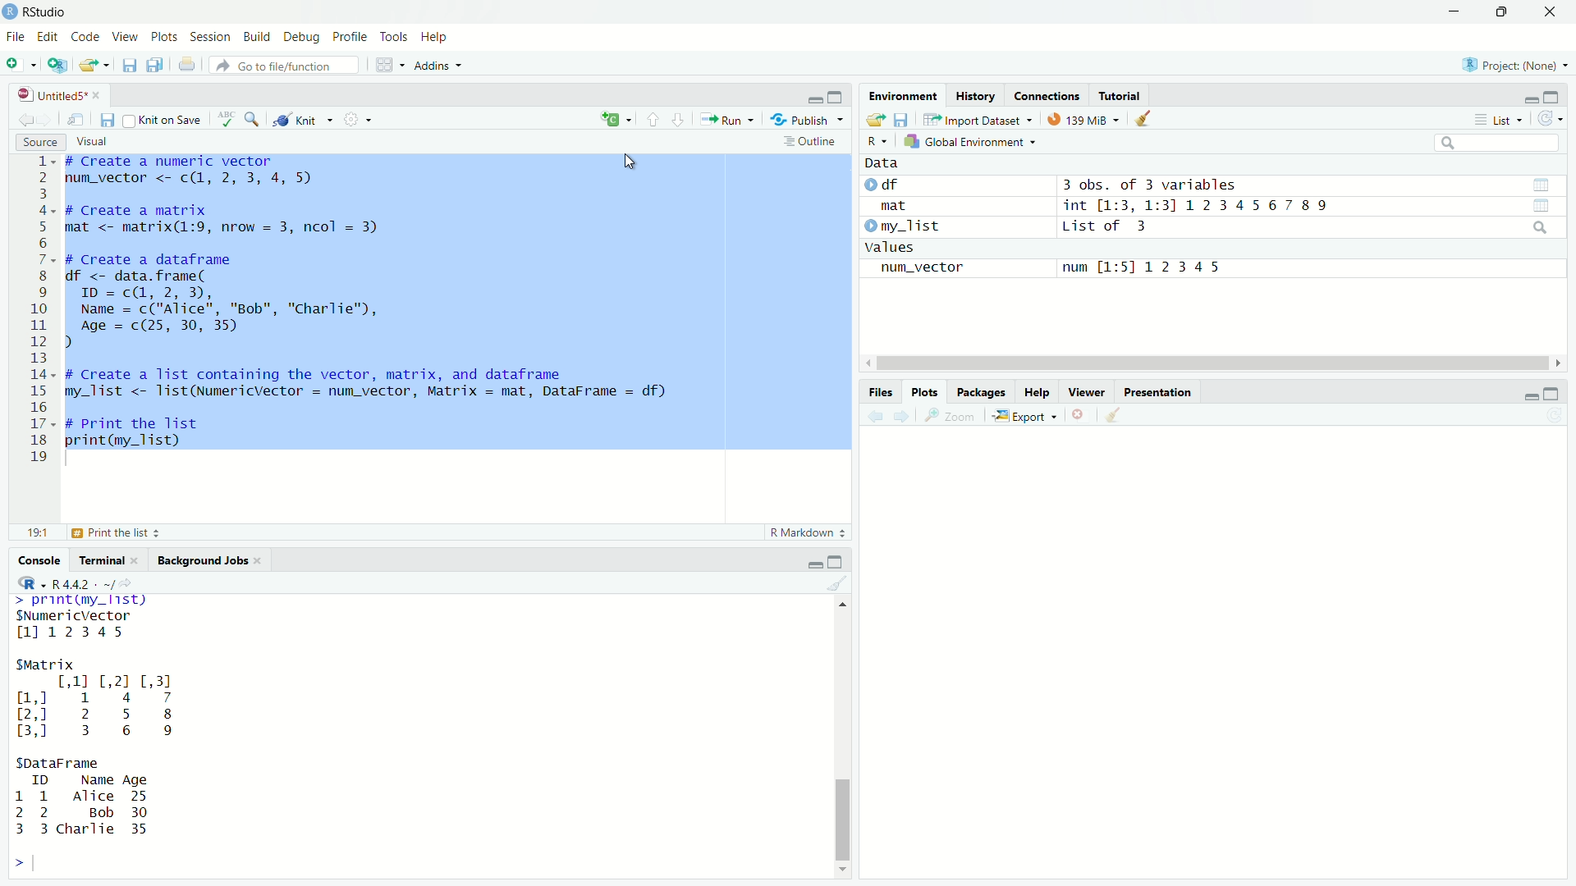  I want to click on Addins, so click(438, 66).